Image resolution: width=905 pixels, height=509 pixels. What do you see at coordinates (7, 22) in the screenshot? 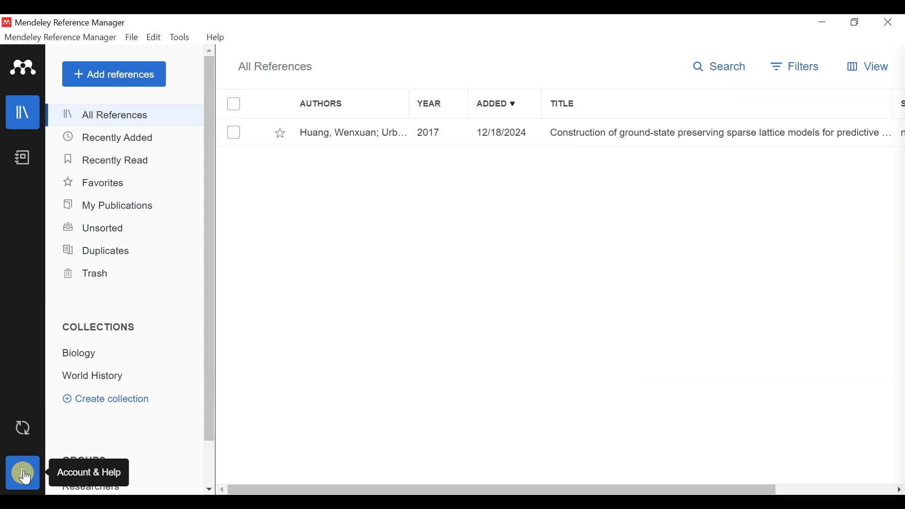
I see `Mendeley Desktop Icon` at bounding box center [7, 22].